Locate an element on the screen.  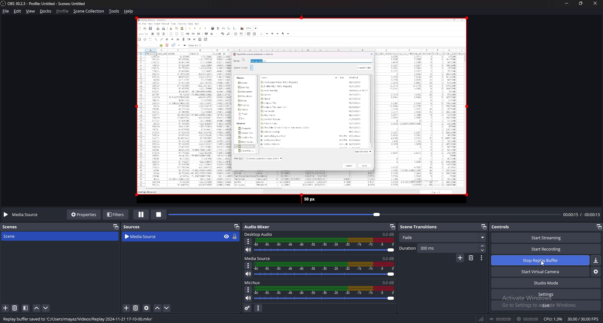
0.0db is located at coordinates (388, 234).